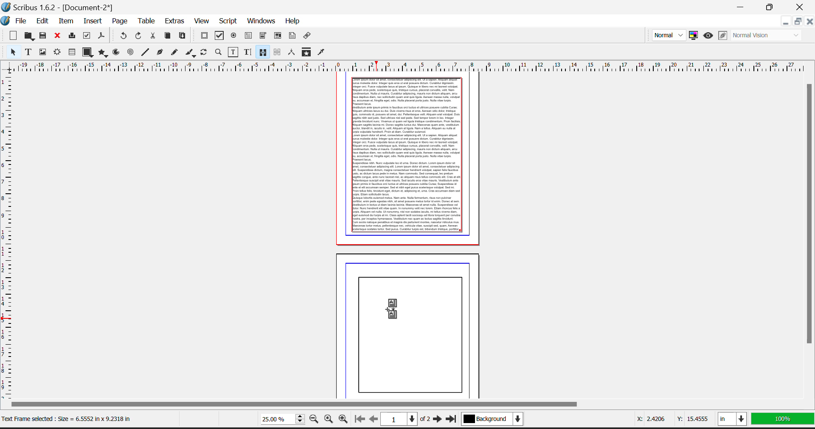  What do you see at coordinates (67, 21) in the screenshot?
I see `Item` at bounding box center [67, 21].